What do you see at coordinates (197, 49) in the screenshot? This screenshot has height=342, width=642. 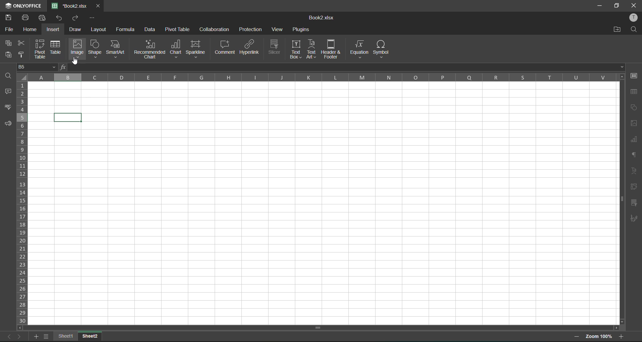 I see `sparkline` at bounding box center [197, 49].